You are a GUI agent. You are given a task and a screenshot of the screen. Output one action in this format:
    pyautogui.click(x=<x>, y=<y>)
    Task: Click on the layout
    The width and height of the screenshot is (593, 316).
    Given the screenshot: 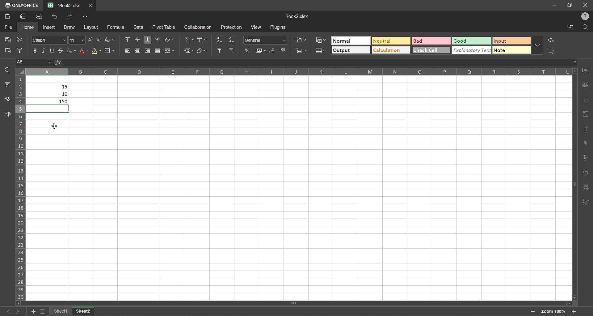 What is the action you would take?
    pyautogui.click(x=91, y=28)
    